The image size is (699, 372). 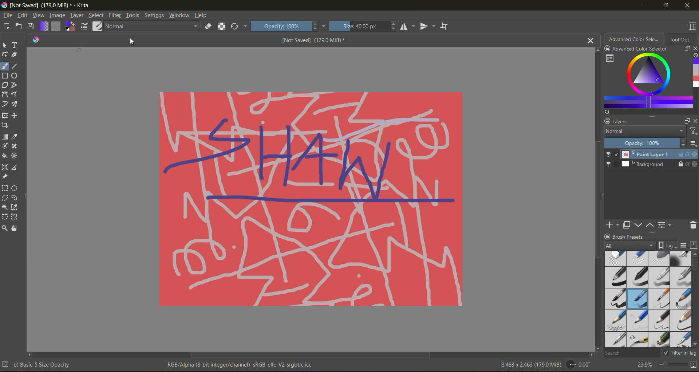 What do you see at coordinates (132, 41) in the screenshot?
I see `cursor` at bounding box center [132, 41].